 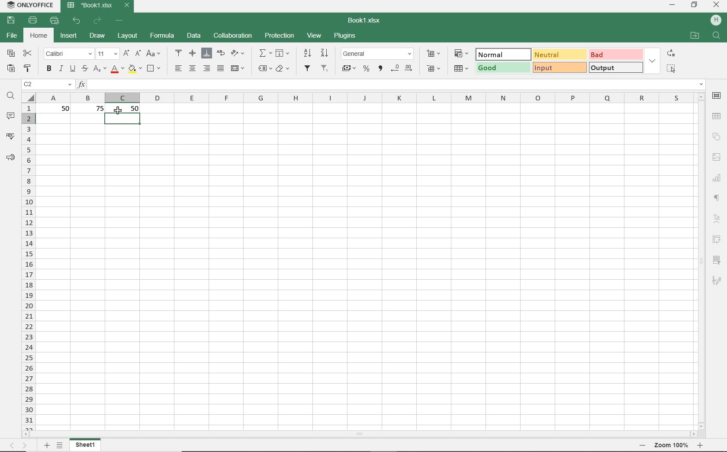 I want to click on home, so click(x=40, y=37).